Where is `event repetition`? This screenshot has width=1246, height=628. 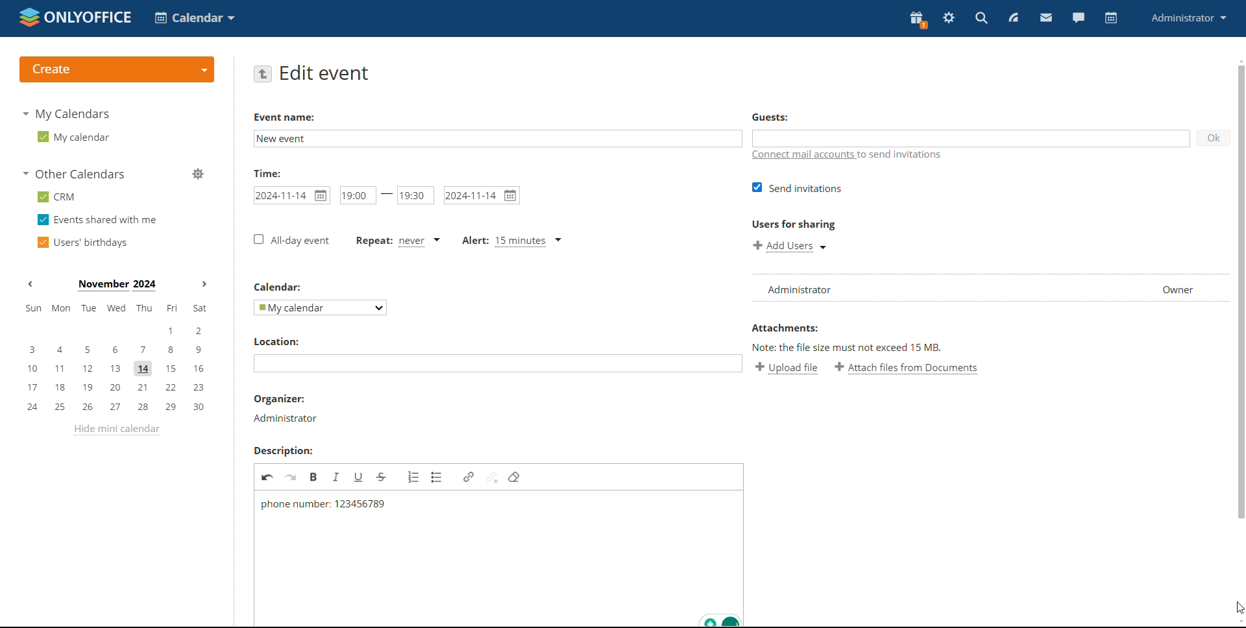
event repetition is located at coordinates (398, 241).